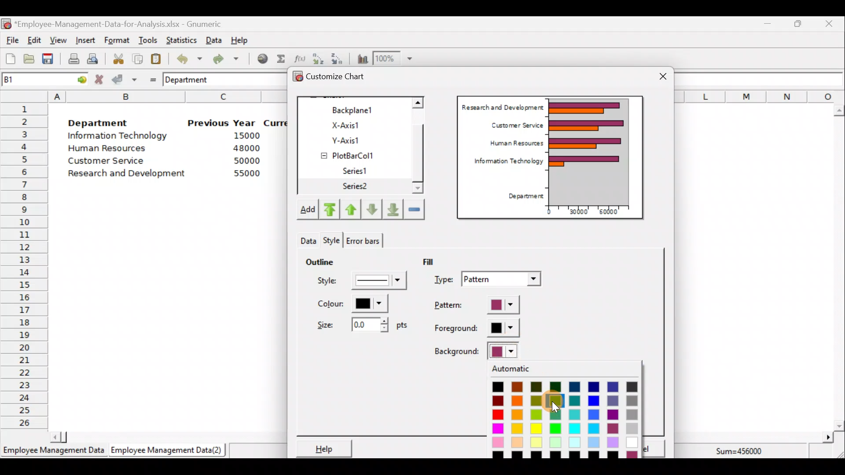 This screenshot has height=475, width=845. I want to click on ‘Employee-Management-Data-for-Analysis.xlsx - Gnumeric, so click(121, 23).